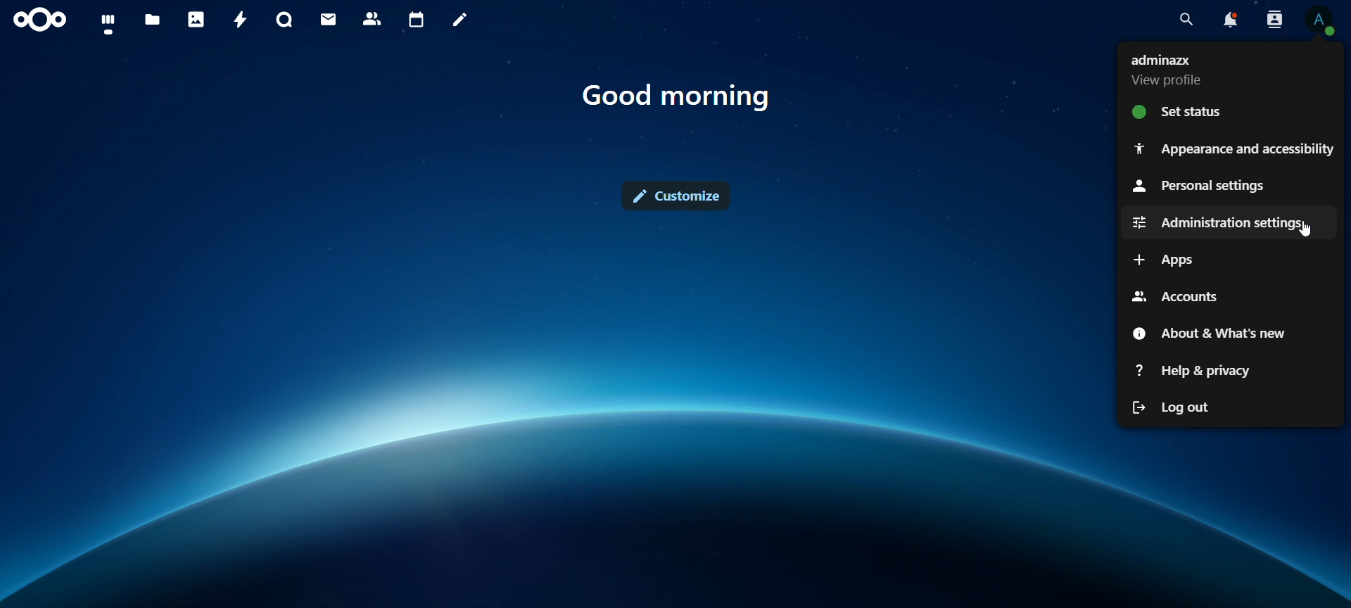 The image size is (1351, 608). I want to click on search, so click(1185, 18).